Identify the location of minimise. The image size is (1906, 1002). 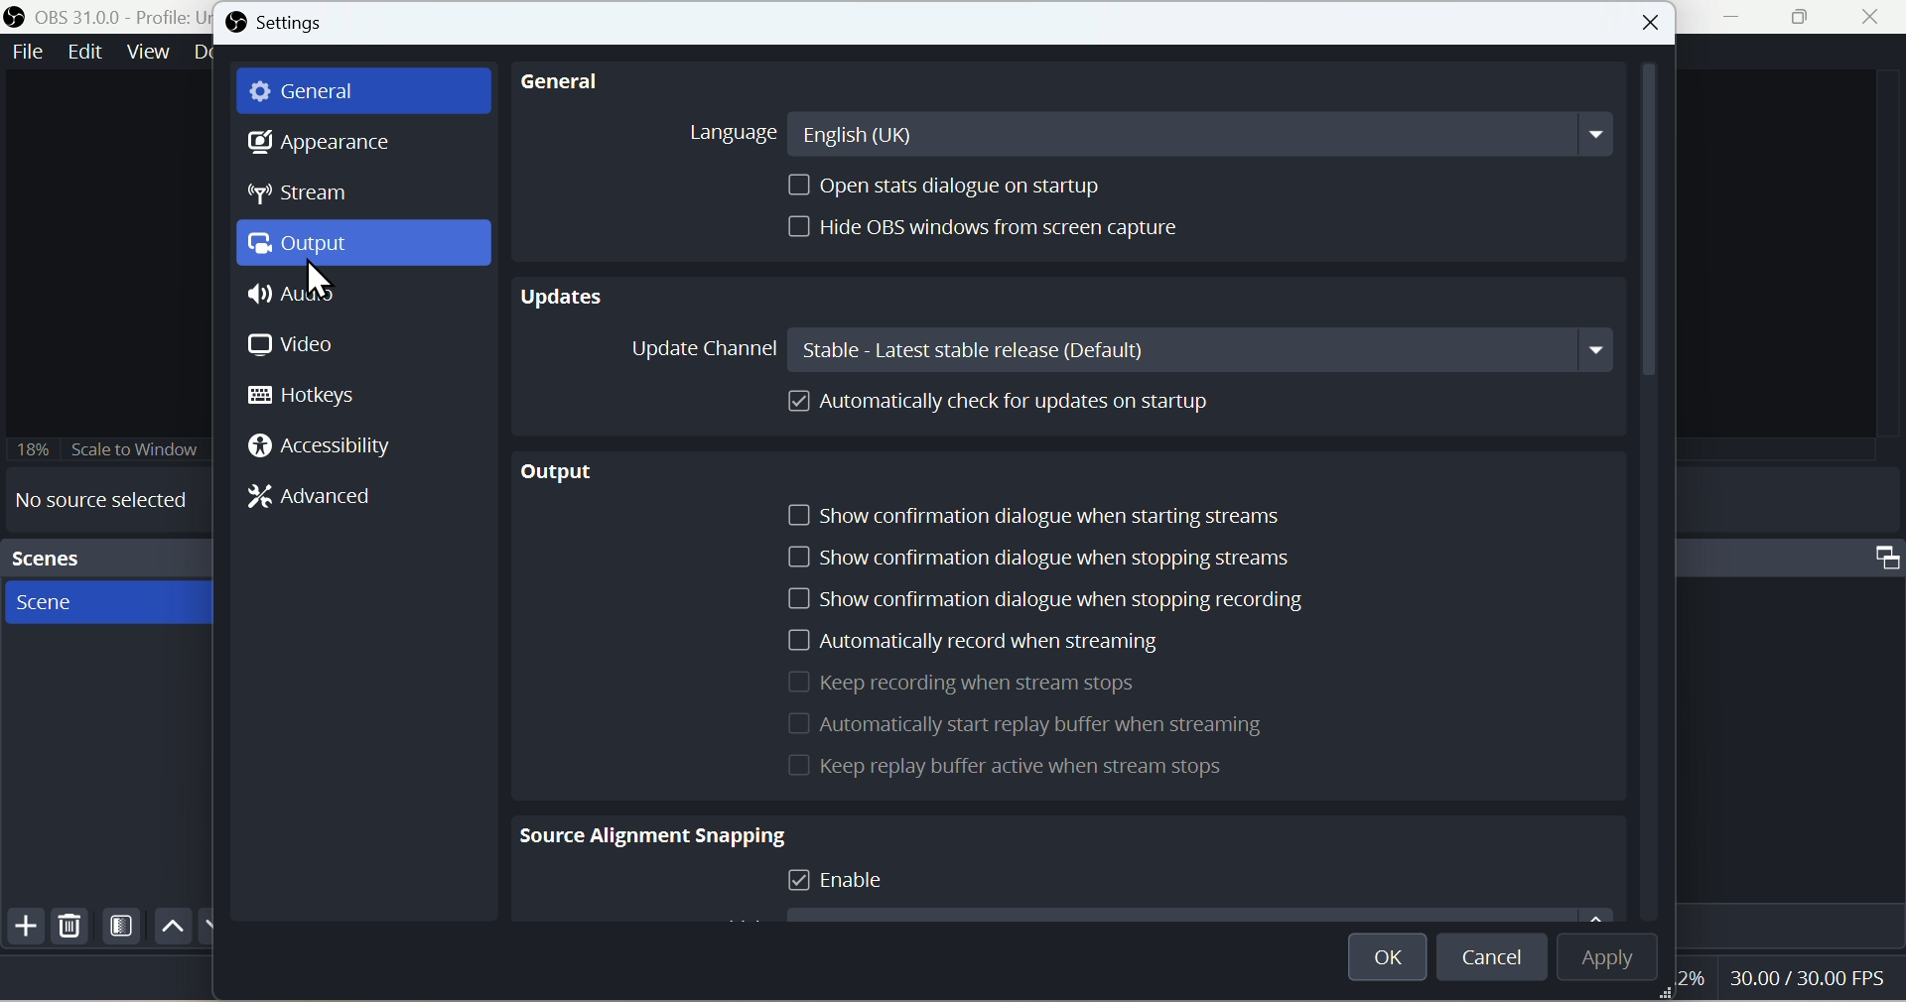
(1733, 21).